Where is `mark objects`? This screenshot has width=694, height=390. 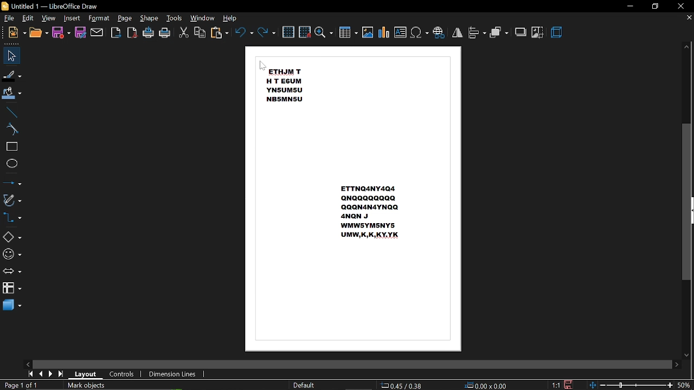 mark objects is located at coordinates (104, 385).